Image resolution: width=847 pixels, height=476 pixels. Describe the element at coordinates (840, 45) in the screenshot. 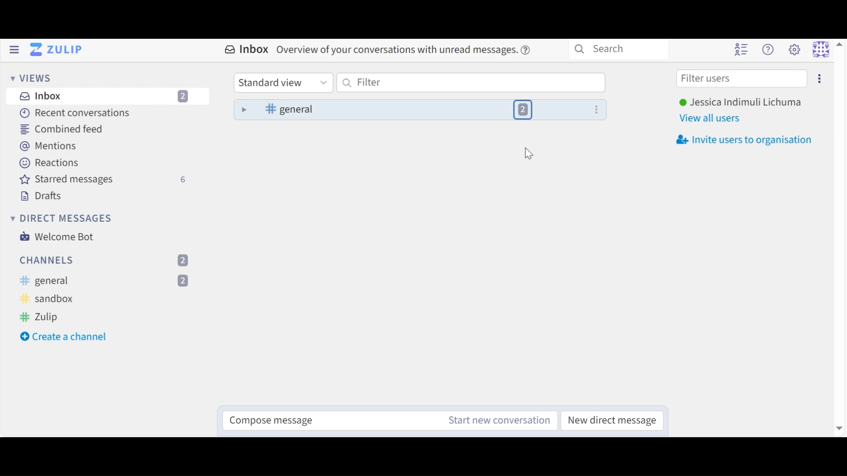

I see `Scroll up` at that location.